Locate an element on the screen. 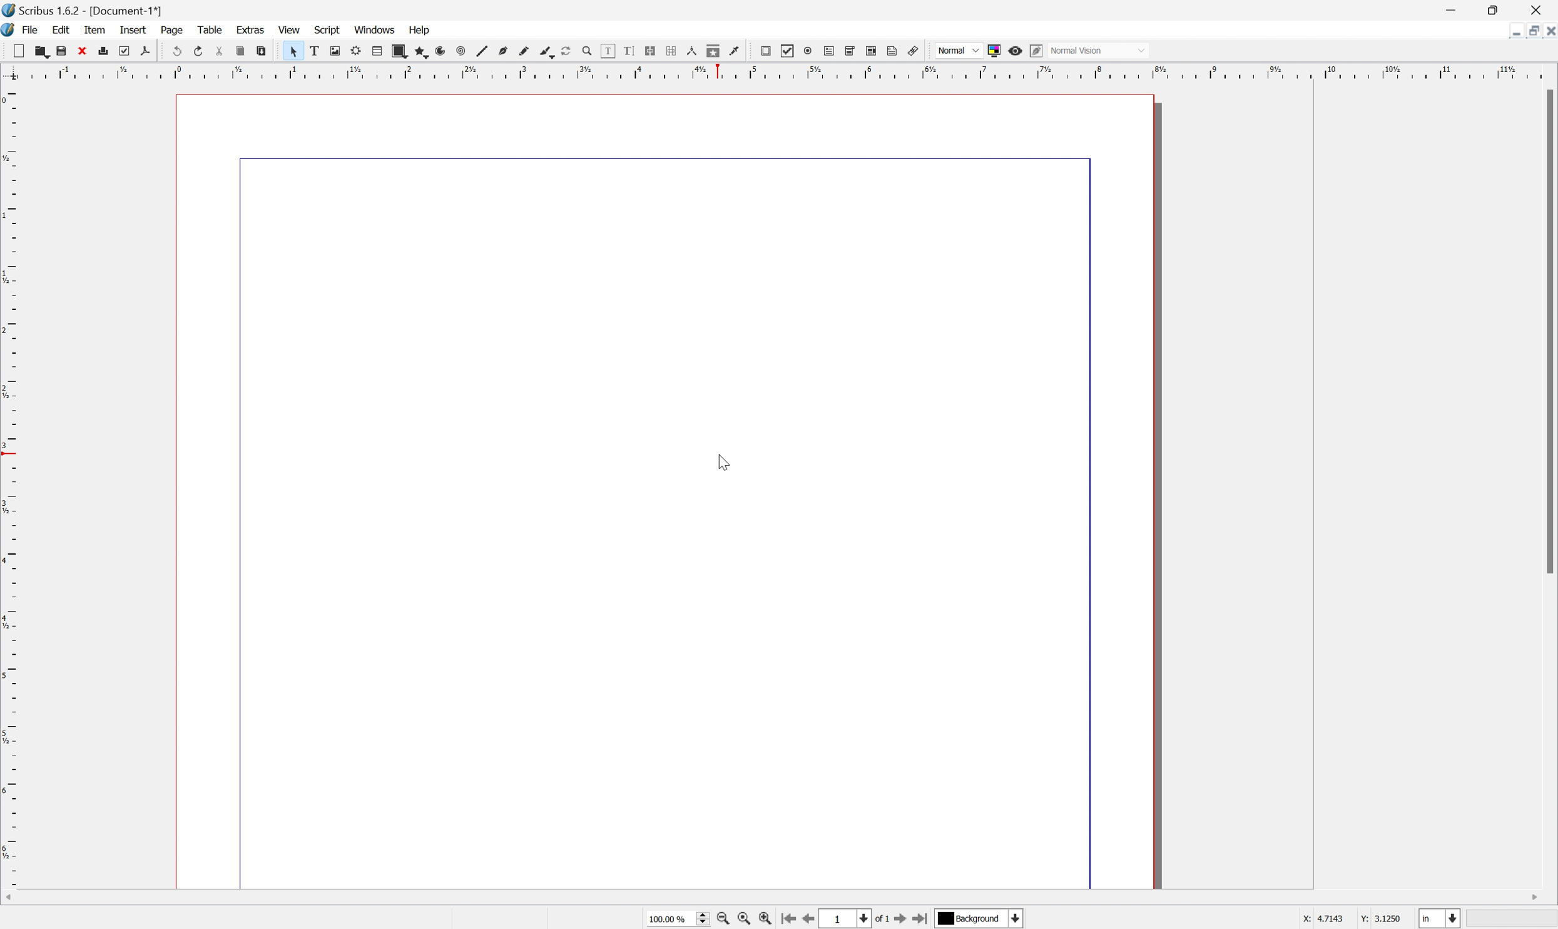  copy is located at coordinates (241, 51).